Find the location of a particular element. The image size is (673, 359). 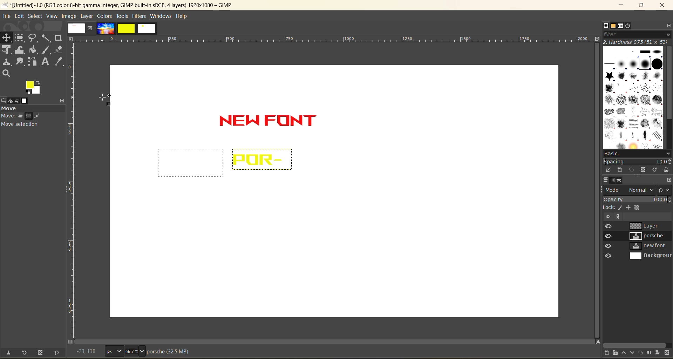

horizontal scroll bar is located at coordinates (635, 344).